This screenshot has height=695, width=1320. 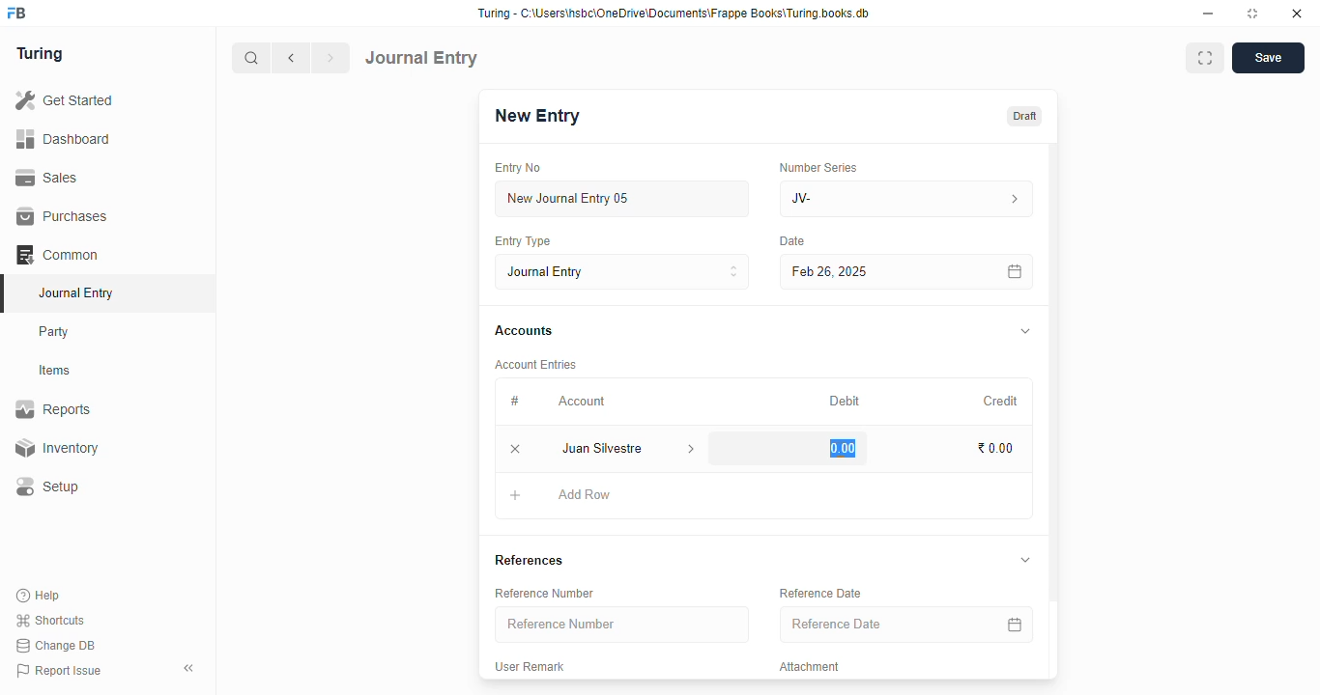 What do you see at coordinates (54, 409) in the screenshot?
I see `reports` at bounding box center [54, 409].